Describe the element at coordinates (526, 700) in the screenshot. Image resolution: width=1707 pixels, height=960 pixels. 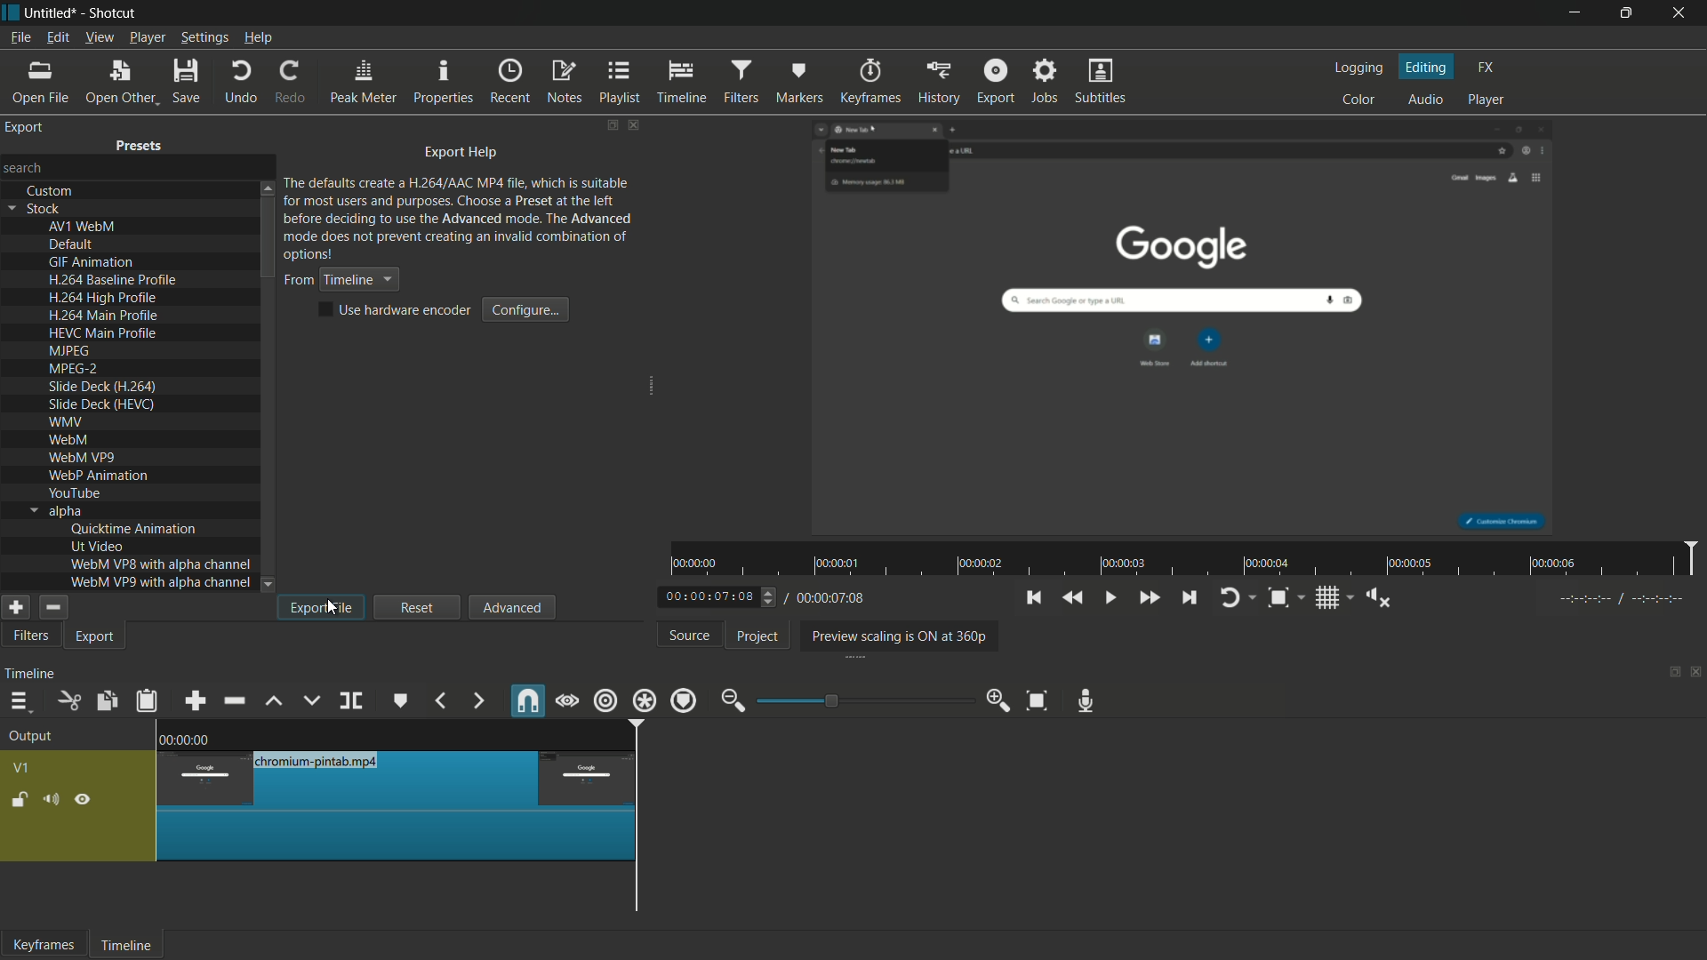
I see `snap` at that location.